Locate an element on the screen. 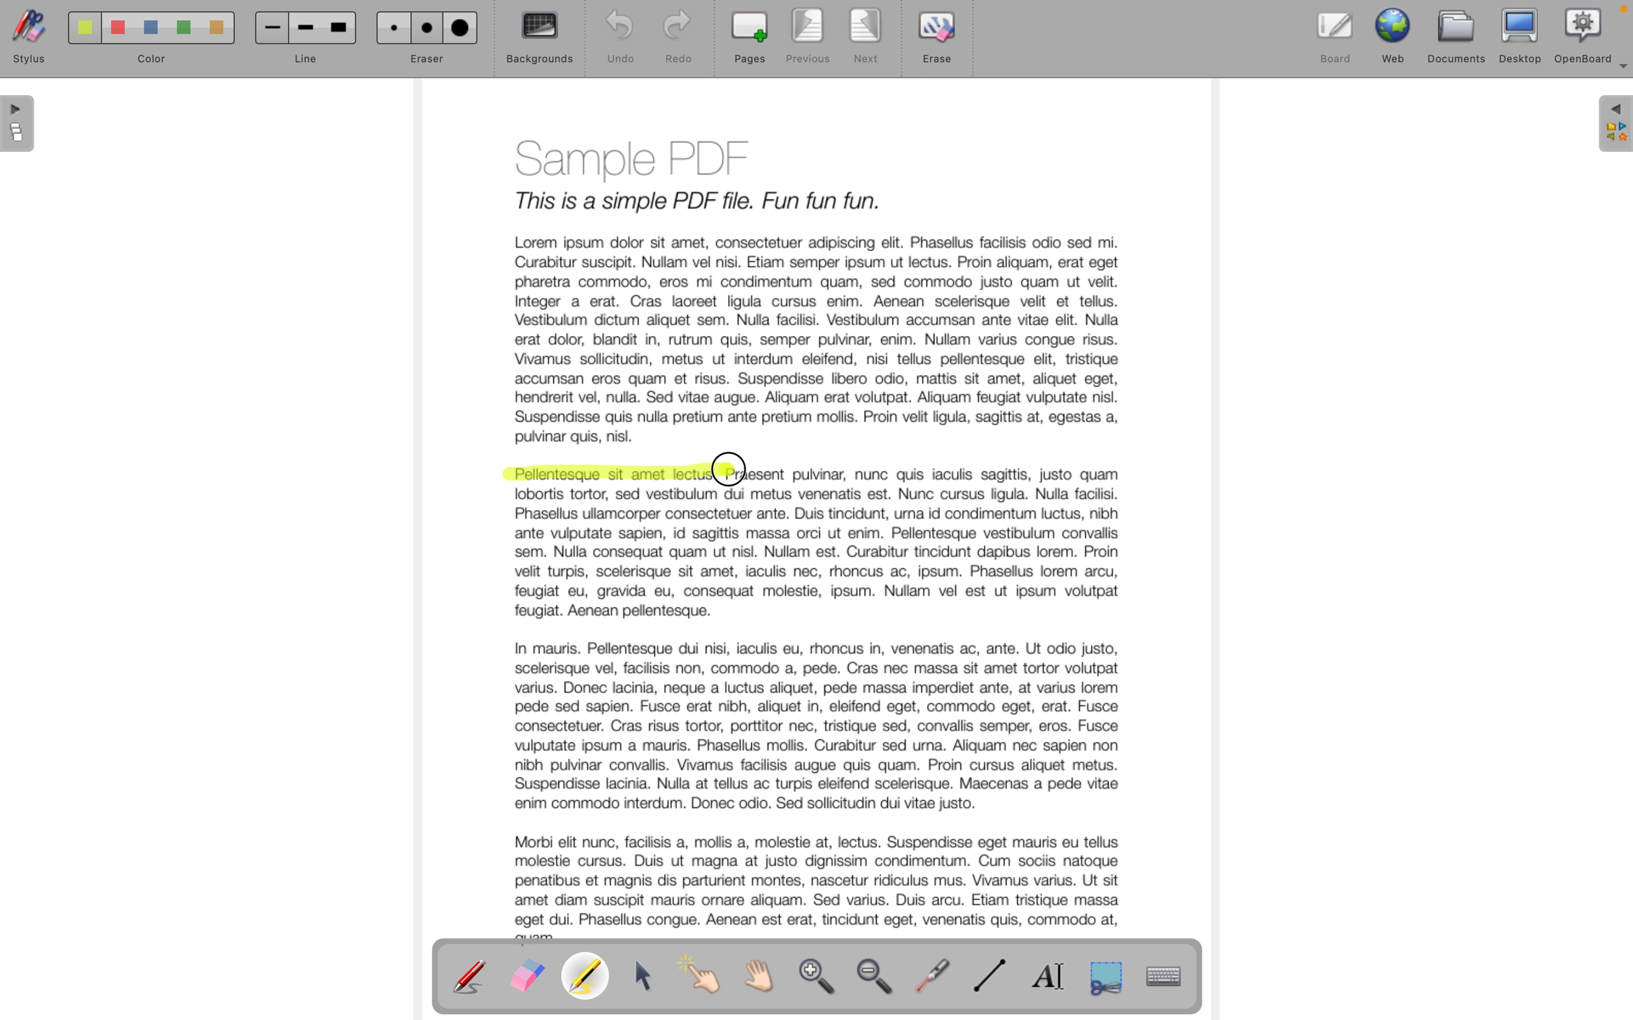  text is located at coordinates (950, 474).